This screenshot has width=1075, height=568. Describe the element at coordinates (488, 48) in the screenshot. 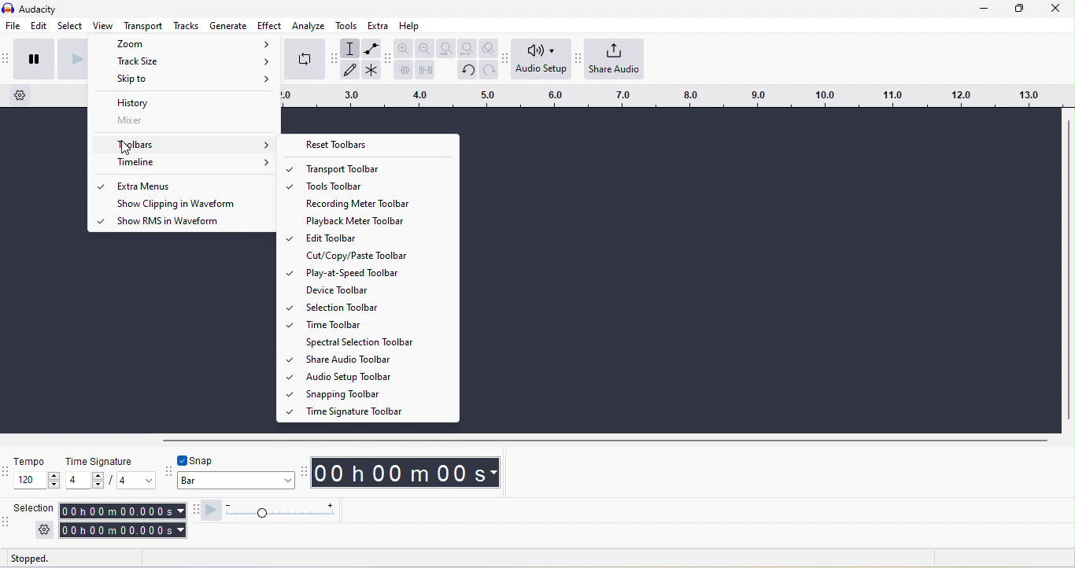

I see `zoom tool` at that location.